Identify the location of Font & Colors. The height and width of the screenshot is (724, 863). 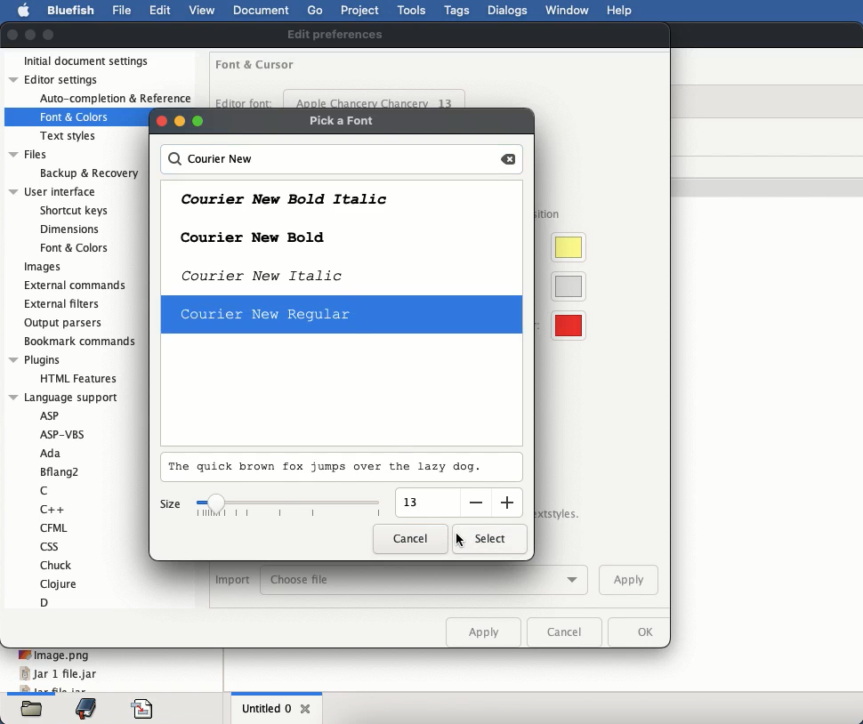
(76, 118).